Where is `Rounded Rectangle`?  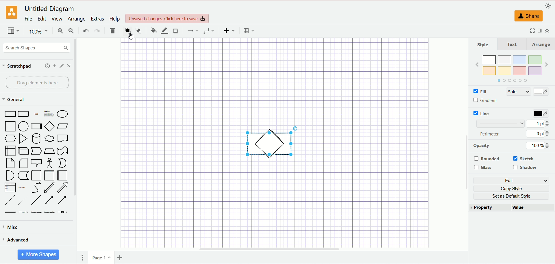
Rounded Rectangle is located at coordinates (24, 114).